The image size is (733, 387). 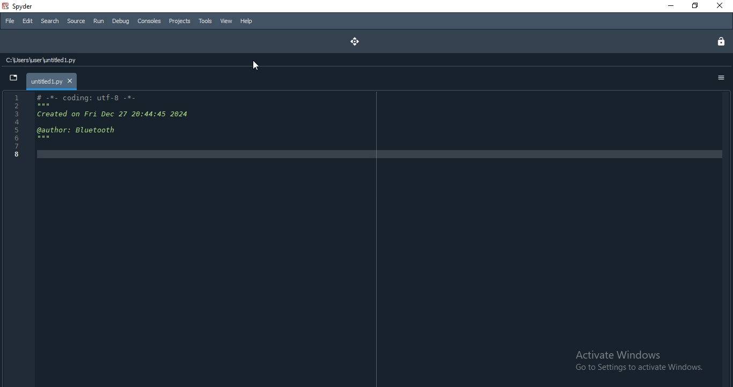 What do you see at coordinates (27, 21) in the screenshot?
I see `Edit` at bounding box center [27, 21].